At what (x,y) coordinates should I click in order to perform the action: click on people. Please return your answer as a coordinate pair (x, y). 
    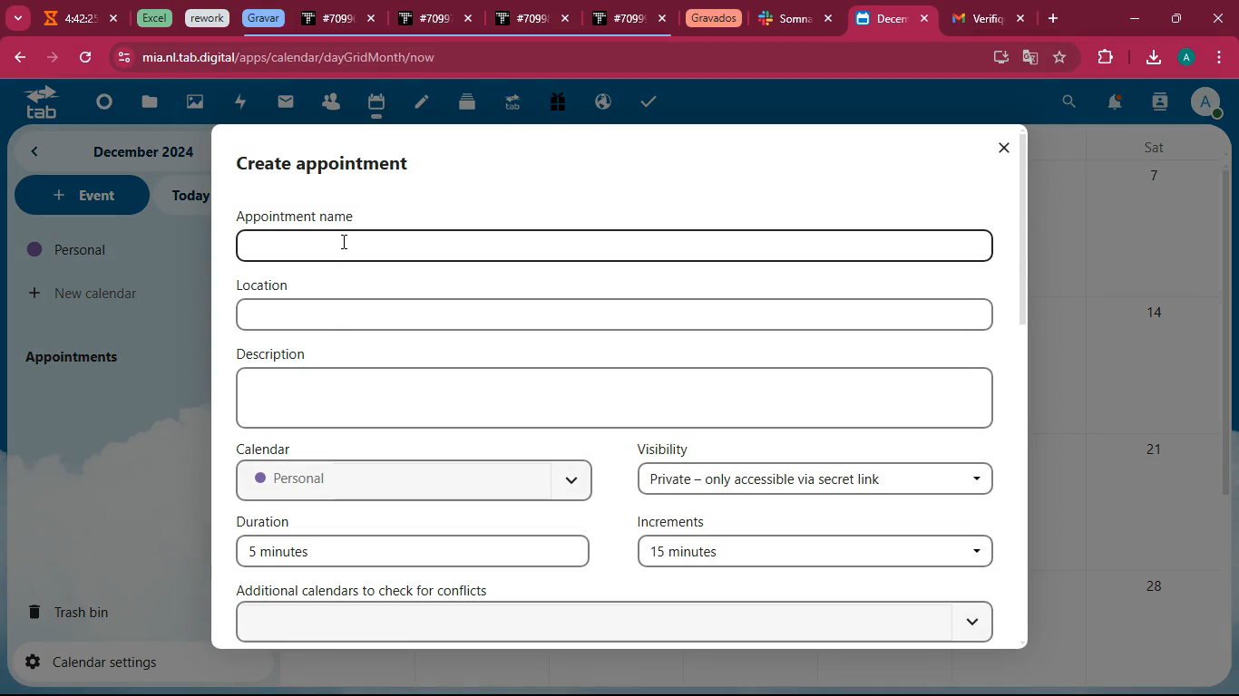
    Looking at the image, I should click on (330, 103).